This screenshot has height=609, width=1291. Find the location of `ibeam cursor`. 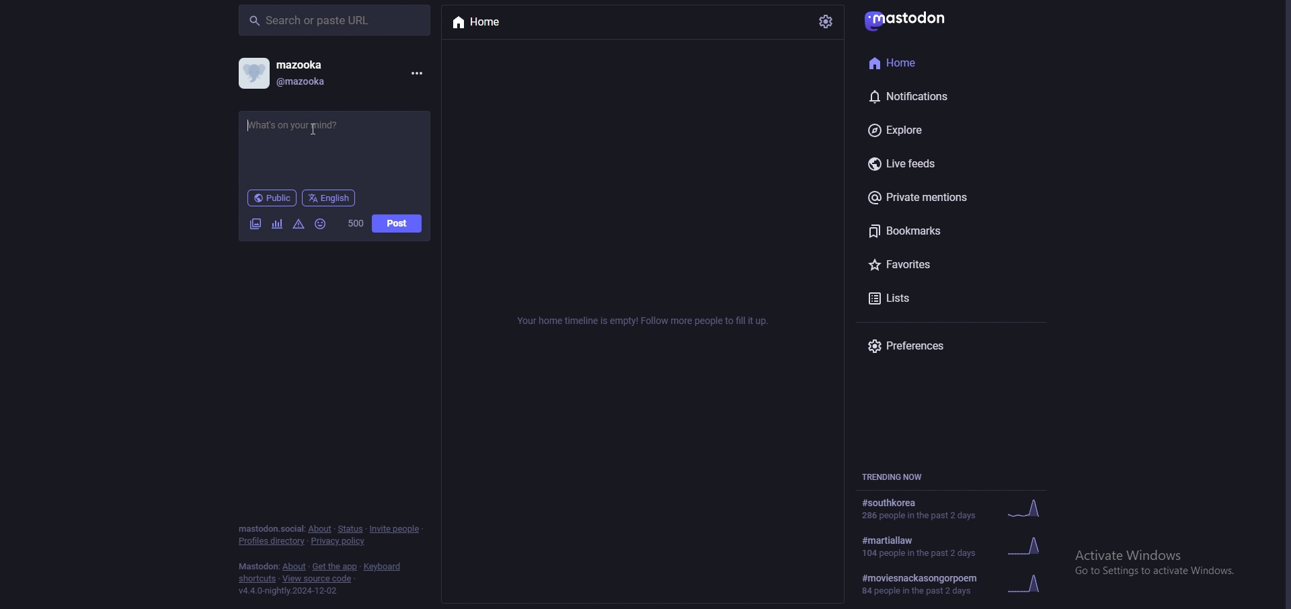

ibeam cursor is located at coordinates (319, 128).